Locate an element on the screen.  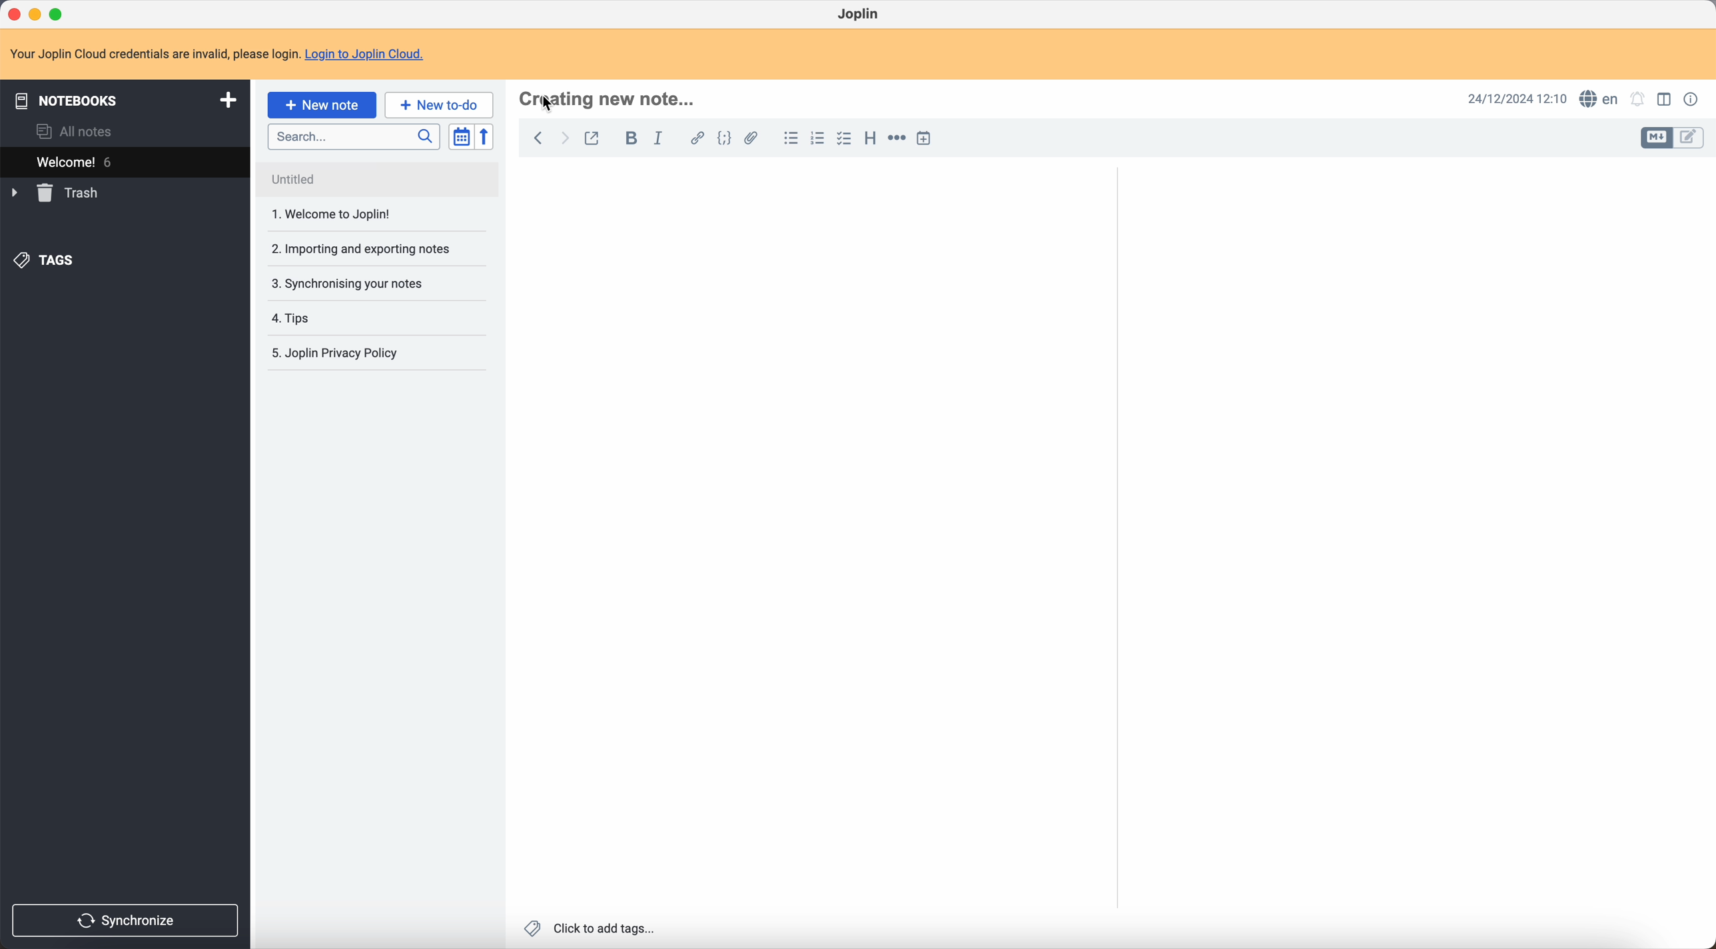
attach file is located at coordinates (754, 138).